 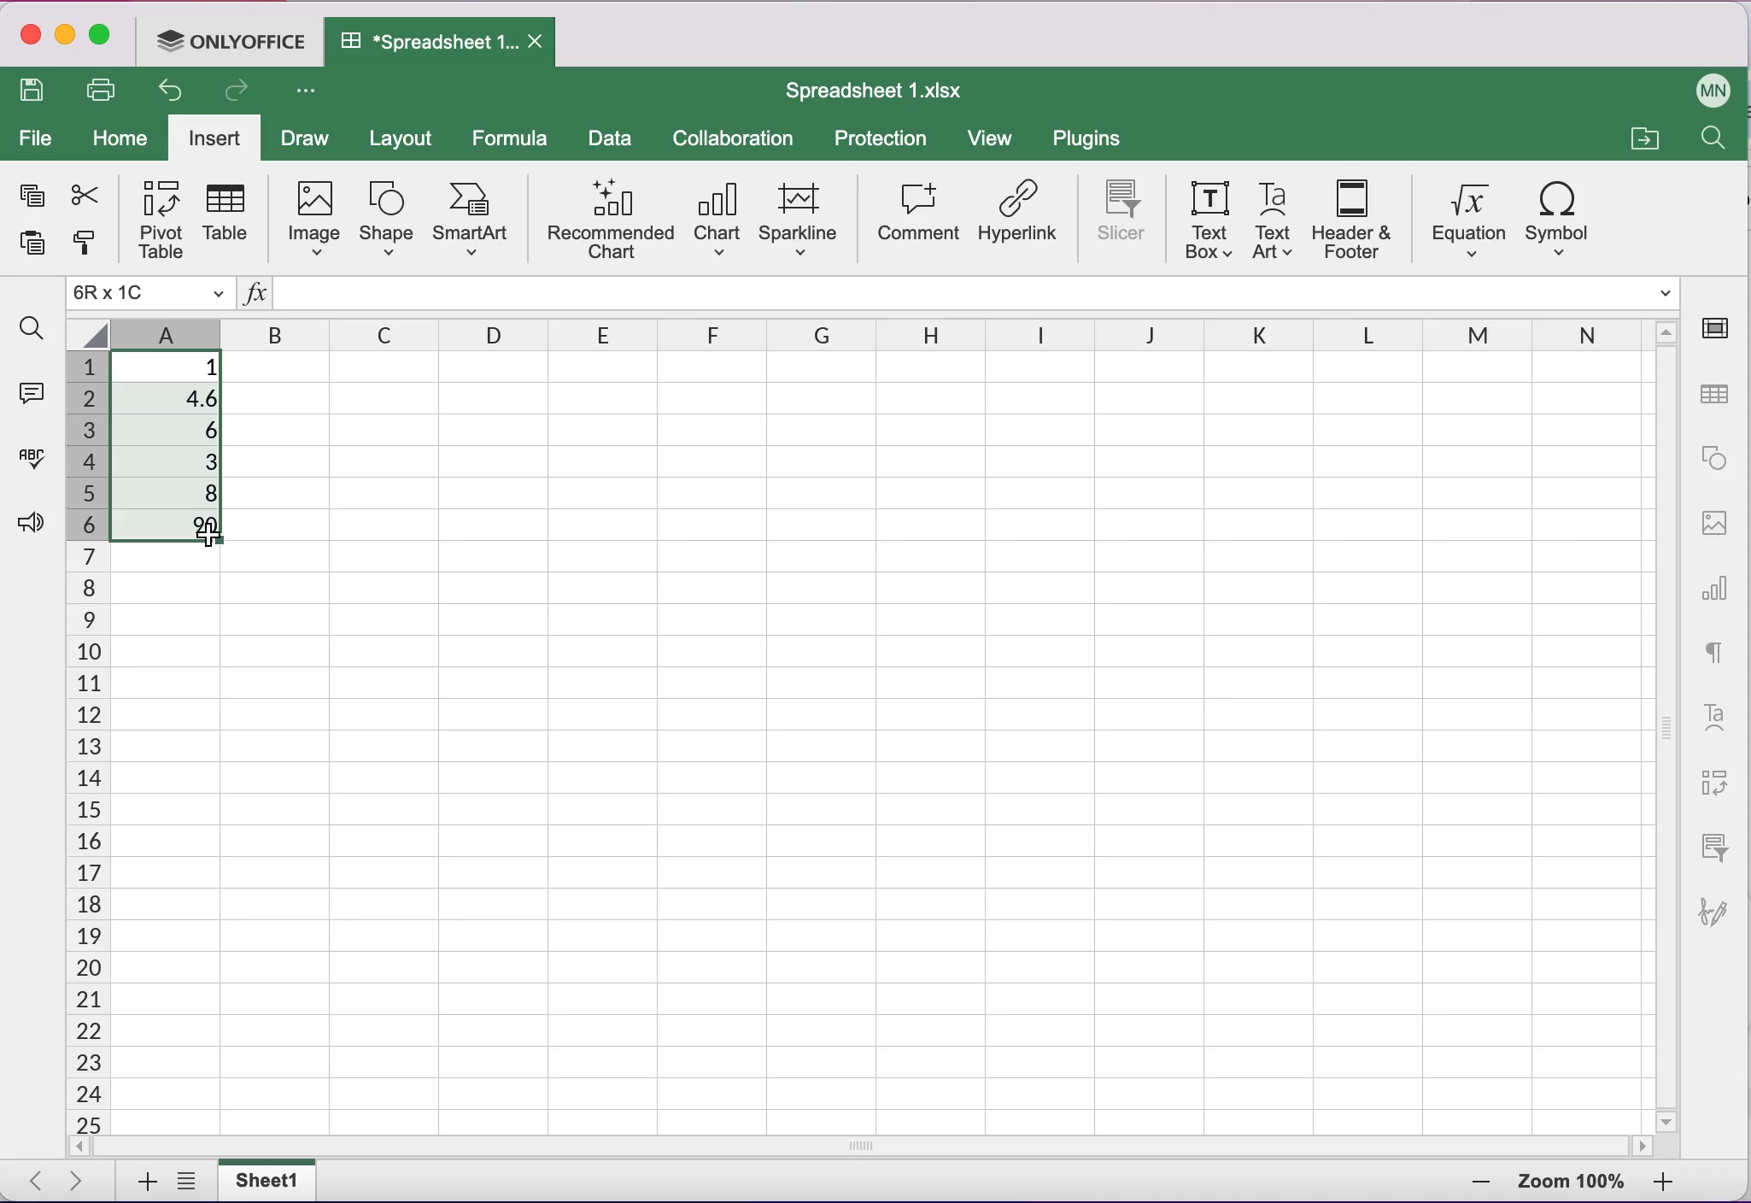 I want to click on add sheets, so click(x=139, y=1180).